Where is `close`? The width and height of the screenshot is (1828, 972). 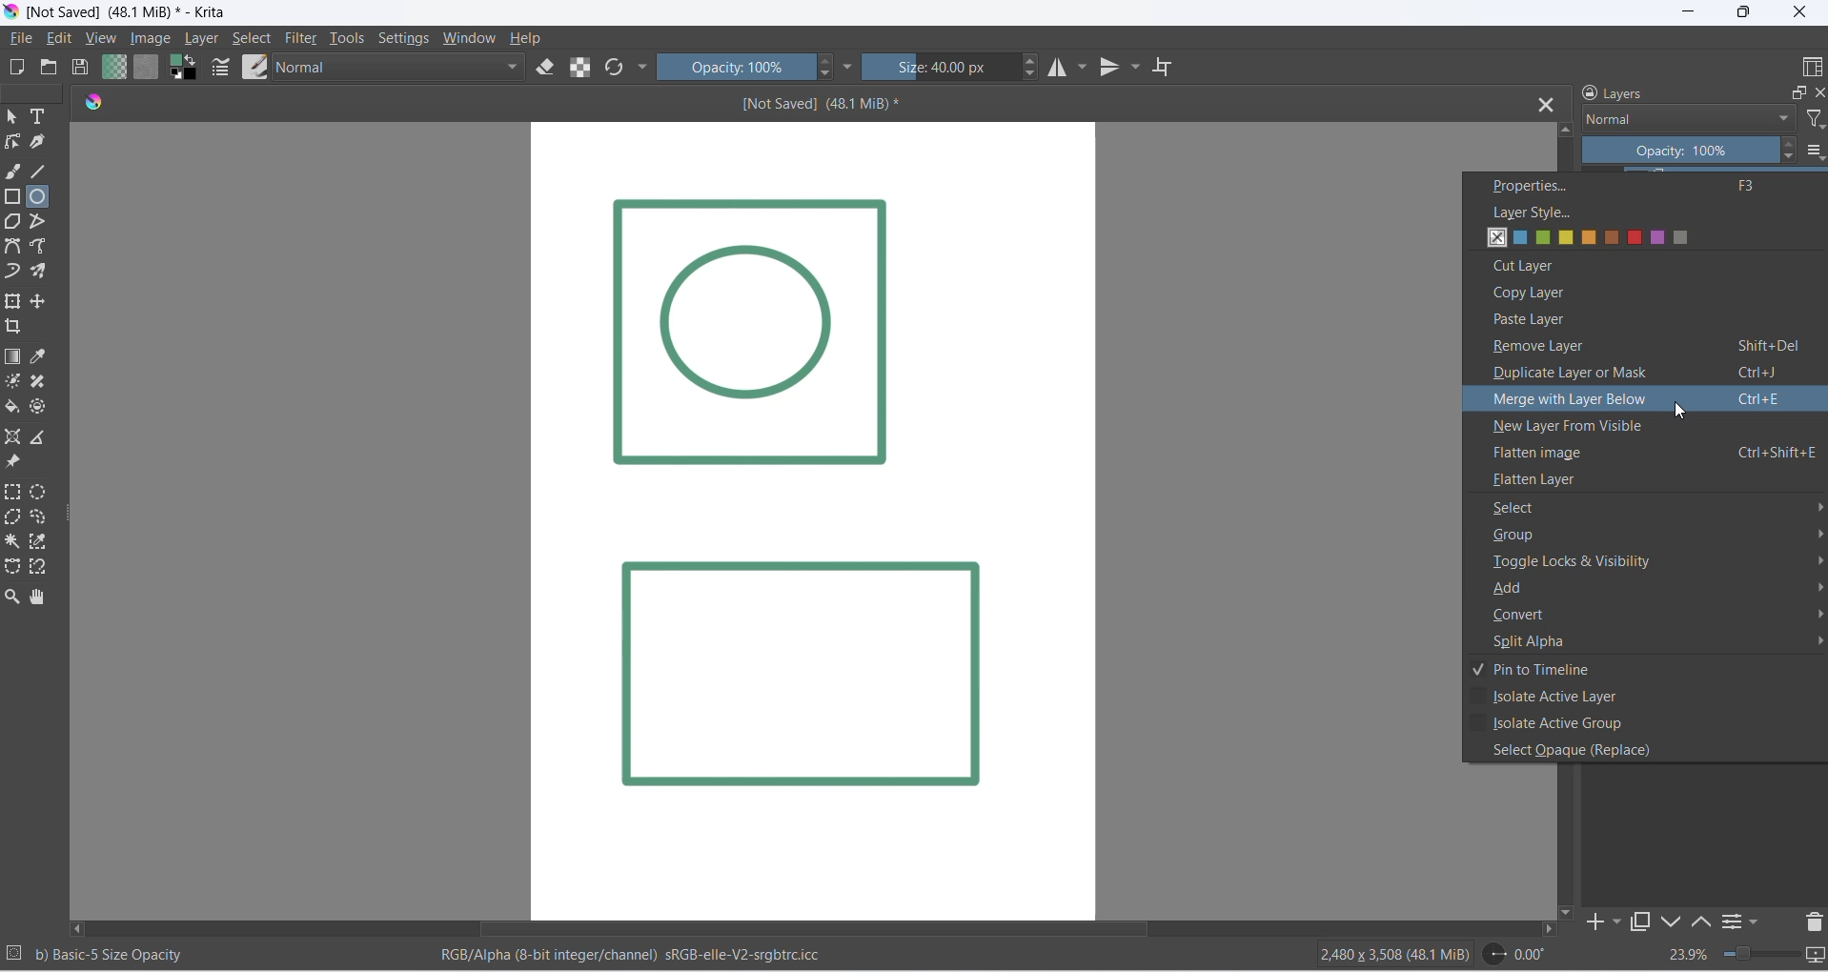 close is located at coordinates (1801, 13).